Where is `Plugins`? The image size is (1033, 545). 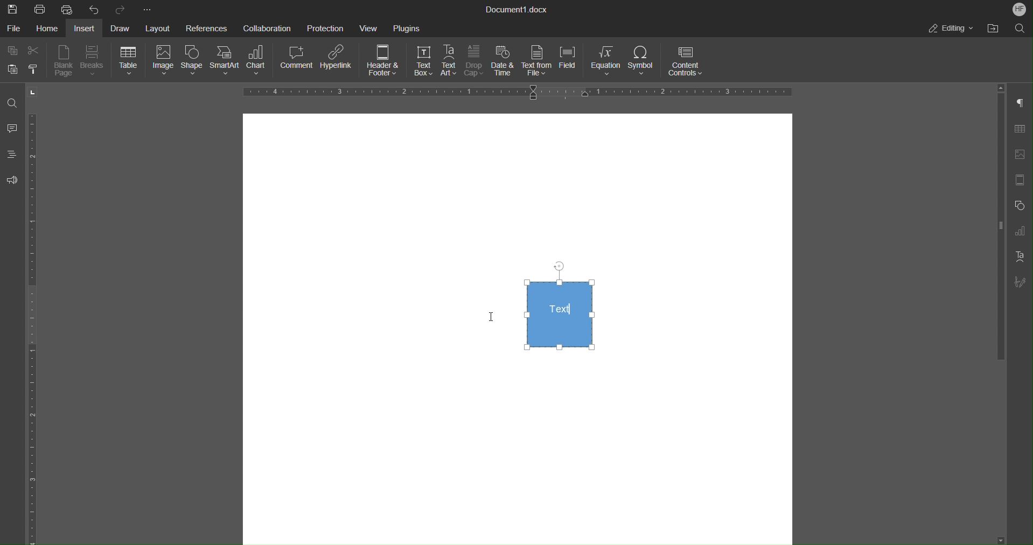
Plugins is located at coordinates (407, 27).